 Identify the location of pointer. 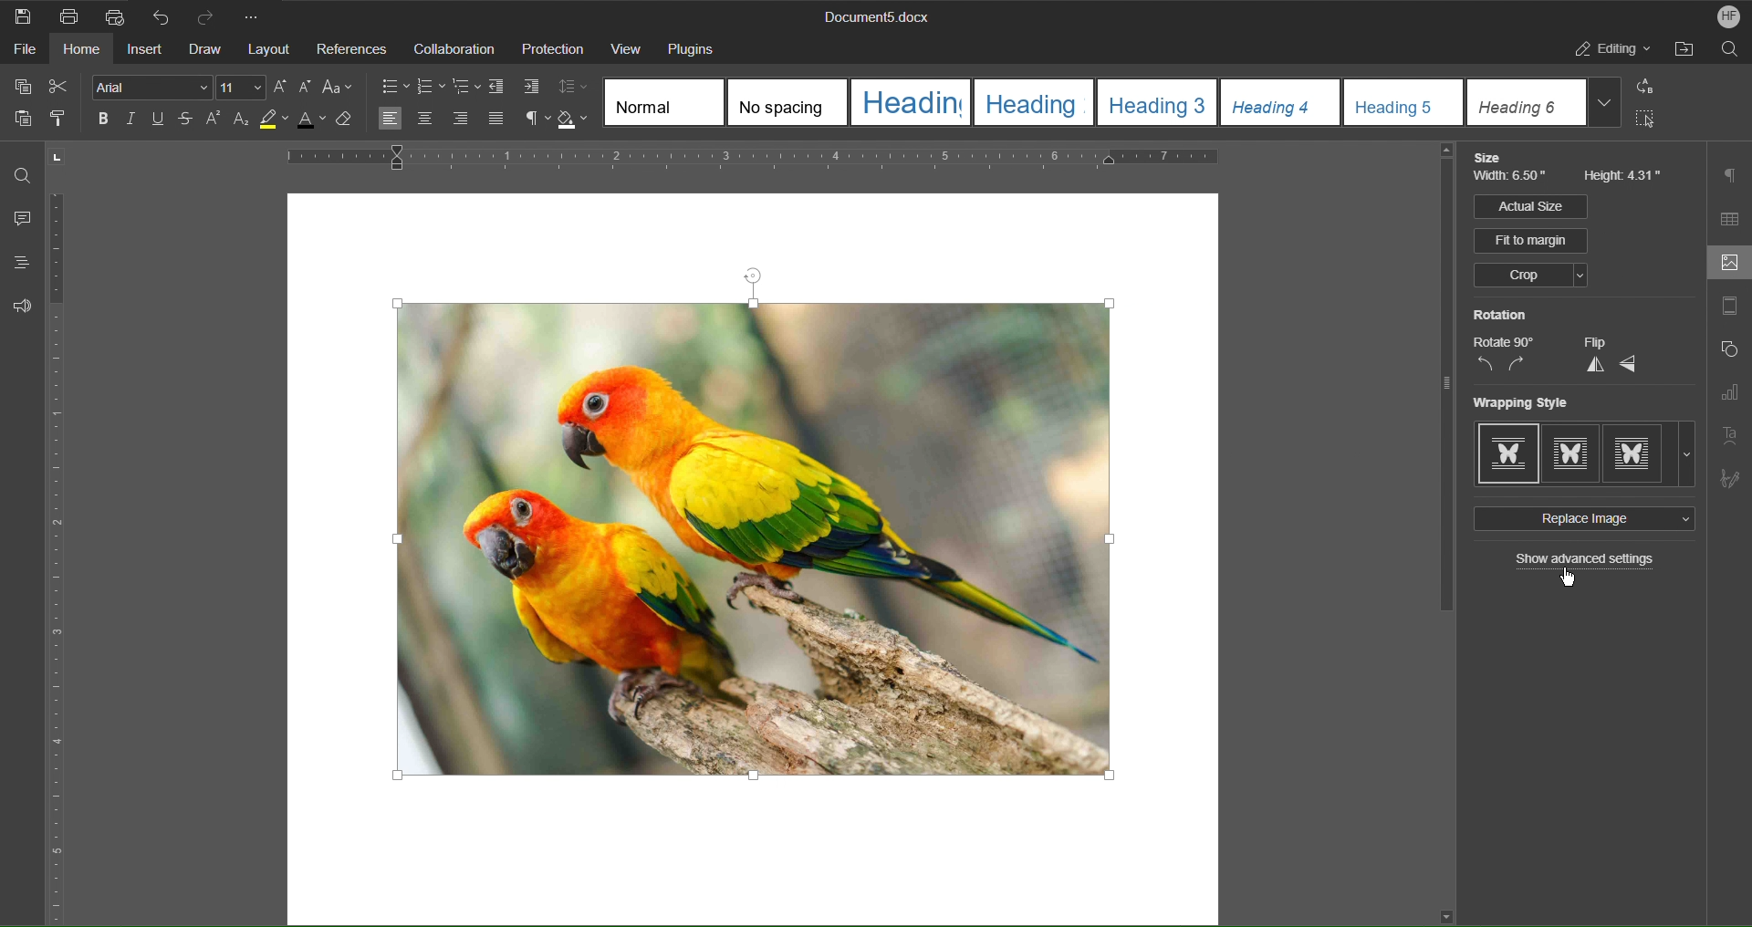
(1574, 578).